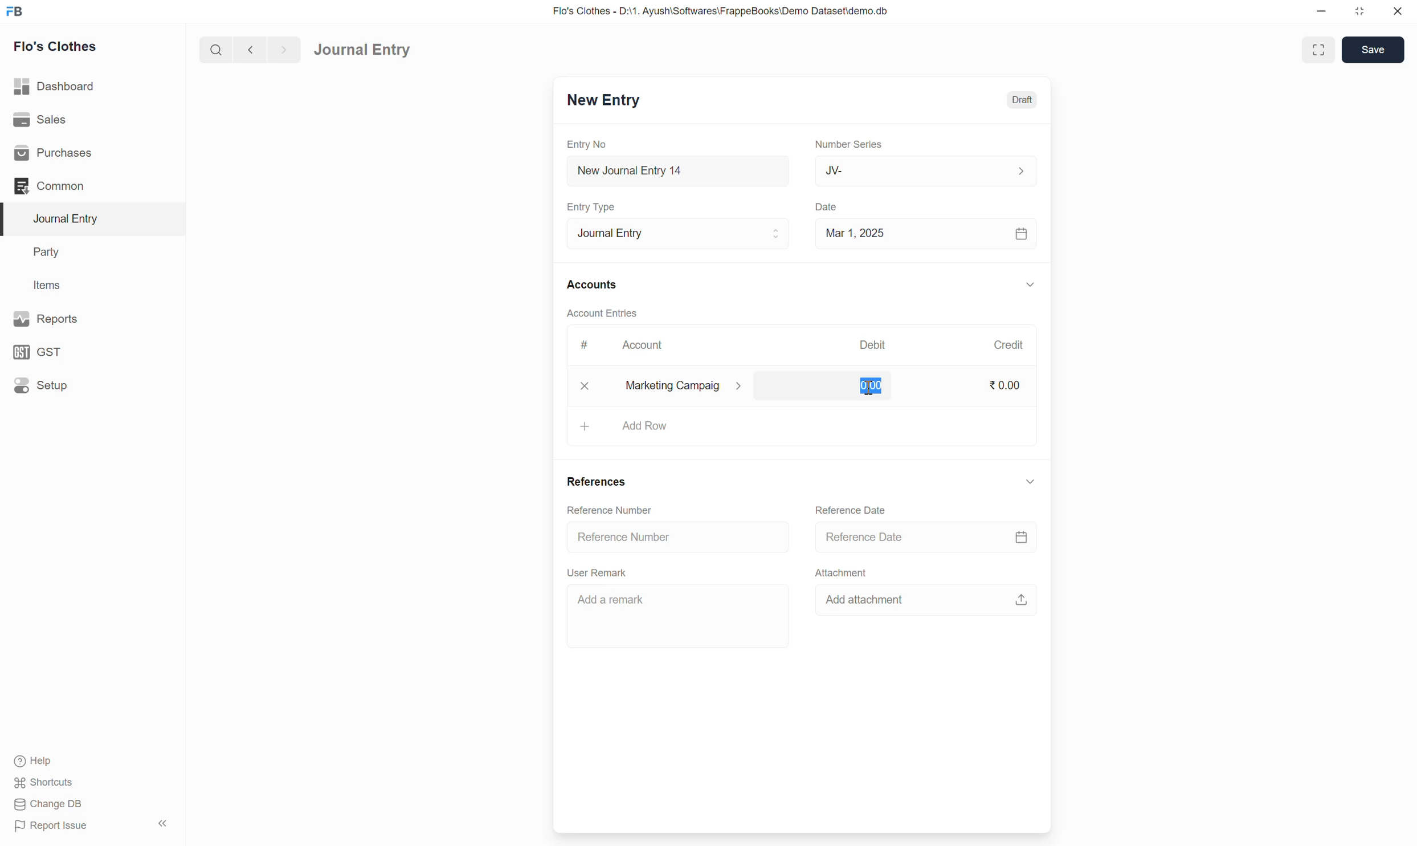 The height and width of the screenshot is (846, 1417). Describe the element at coordinates (648, 425) in the screenshot. I see `add row` at that location.